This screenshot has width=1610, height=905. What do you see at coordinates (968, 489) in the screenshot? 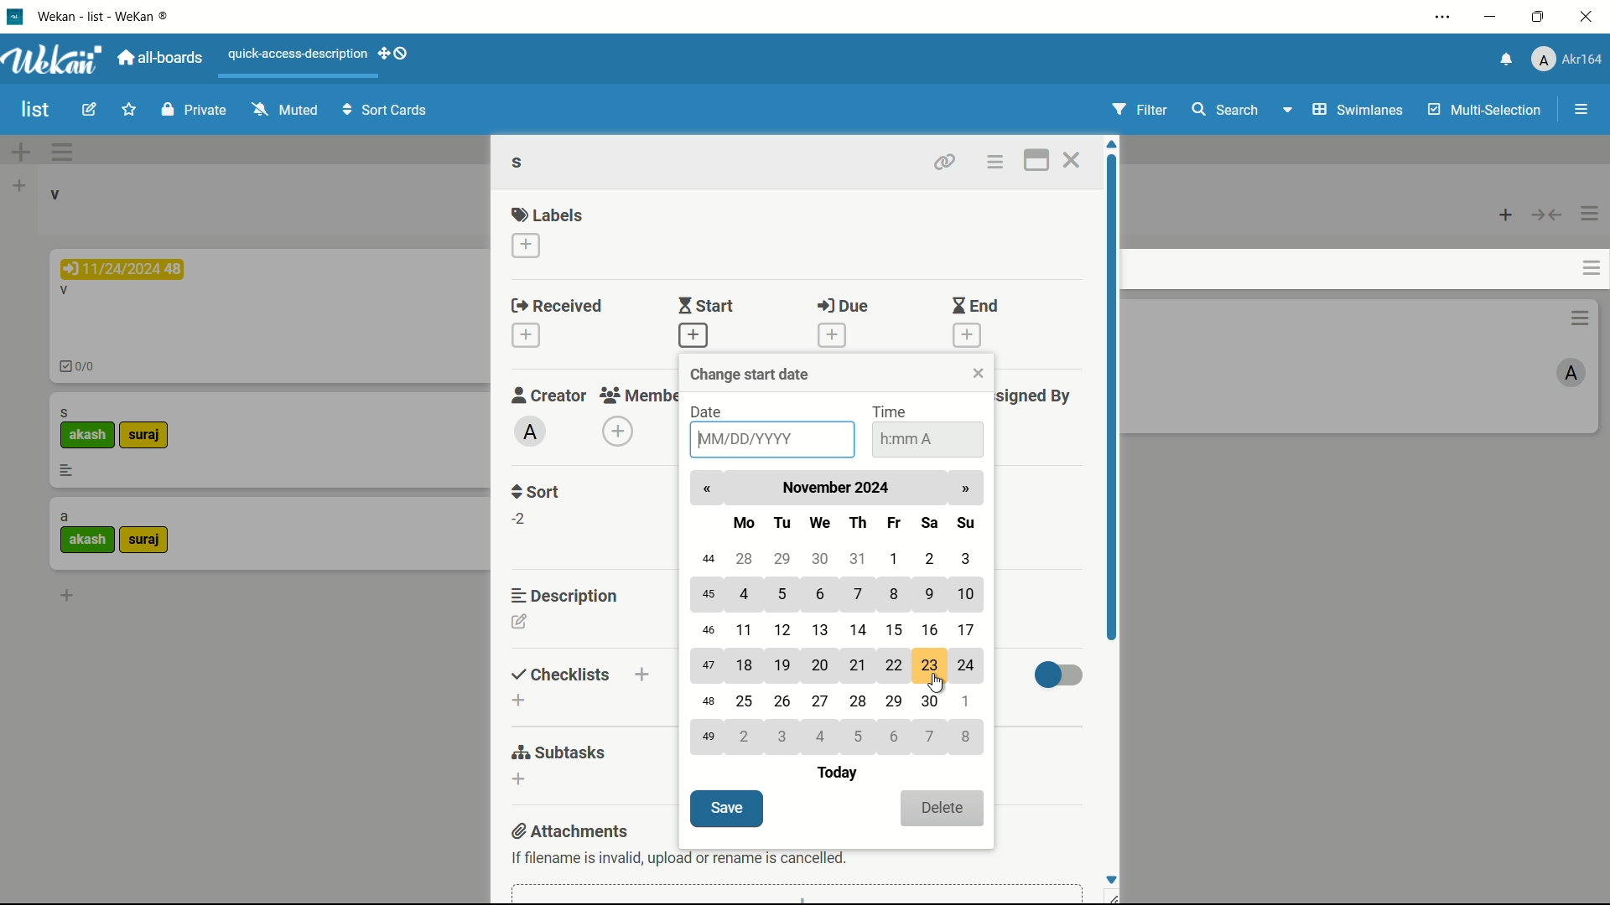
I see `next` at bounding box center [968, 489].